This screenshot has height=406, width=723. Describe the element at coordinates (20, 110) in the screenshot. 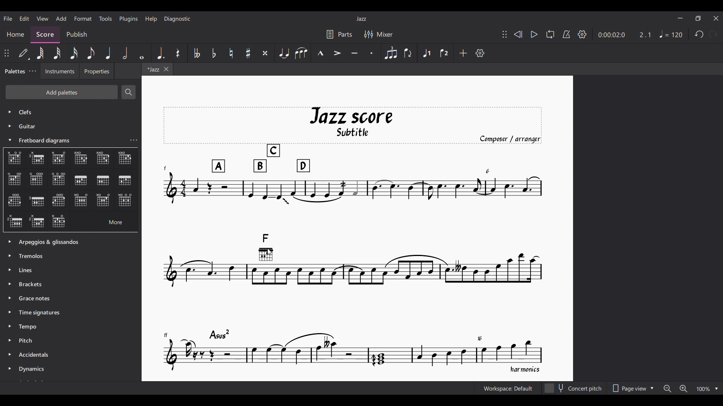

I see `Cliff` at that location.